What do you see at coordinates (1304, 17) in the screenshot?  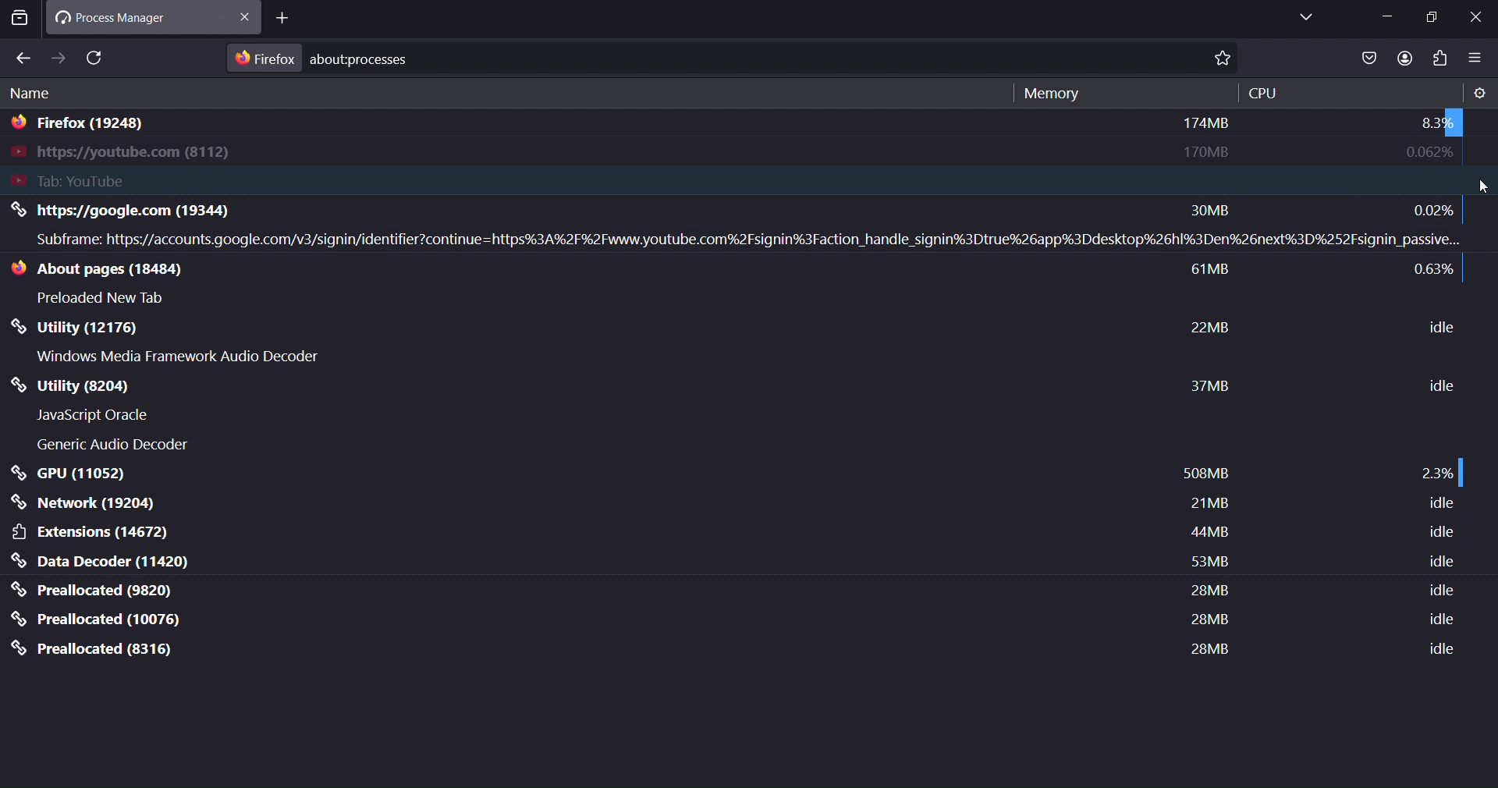 I see `list all tabs` at bounding box center [1304, 17].